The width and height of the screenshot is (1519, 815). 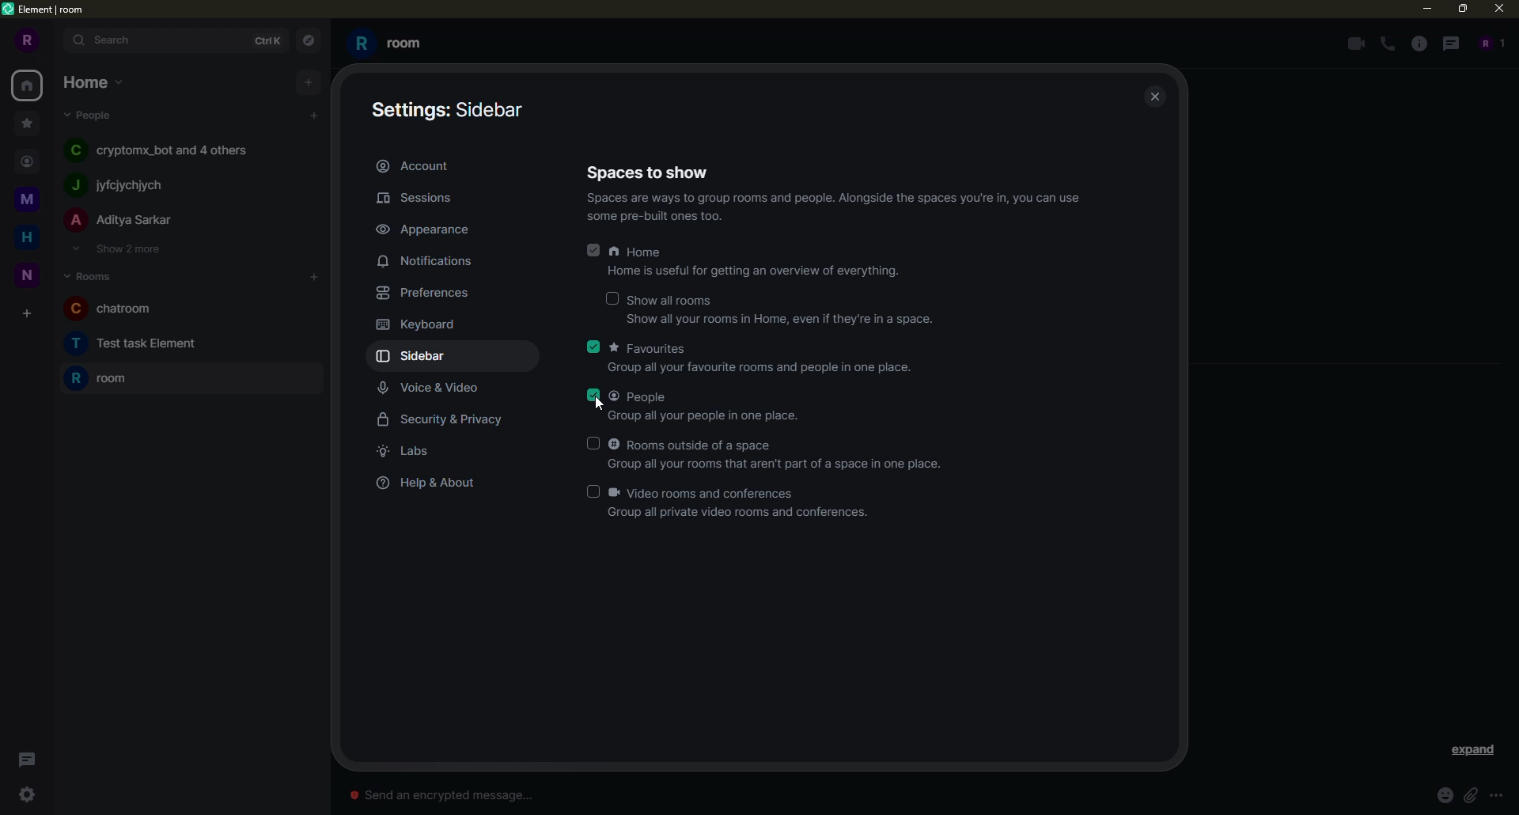 What do you see at coordinates (27, 275) in the screenshot?
I see `create space` at bounding box center [27, 275].